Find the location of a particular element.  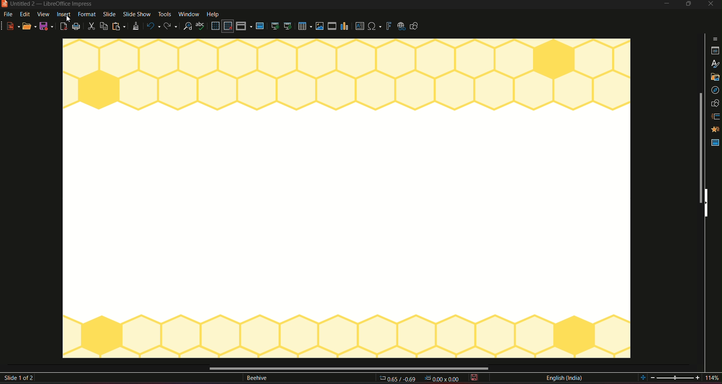

properties is located at coordinates (714, 51).